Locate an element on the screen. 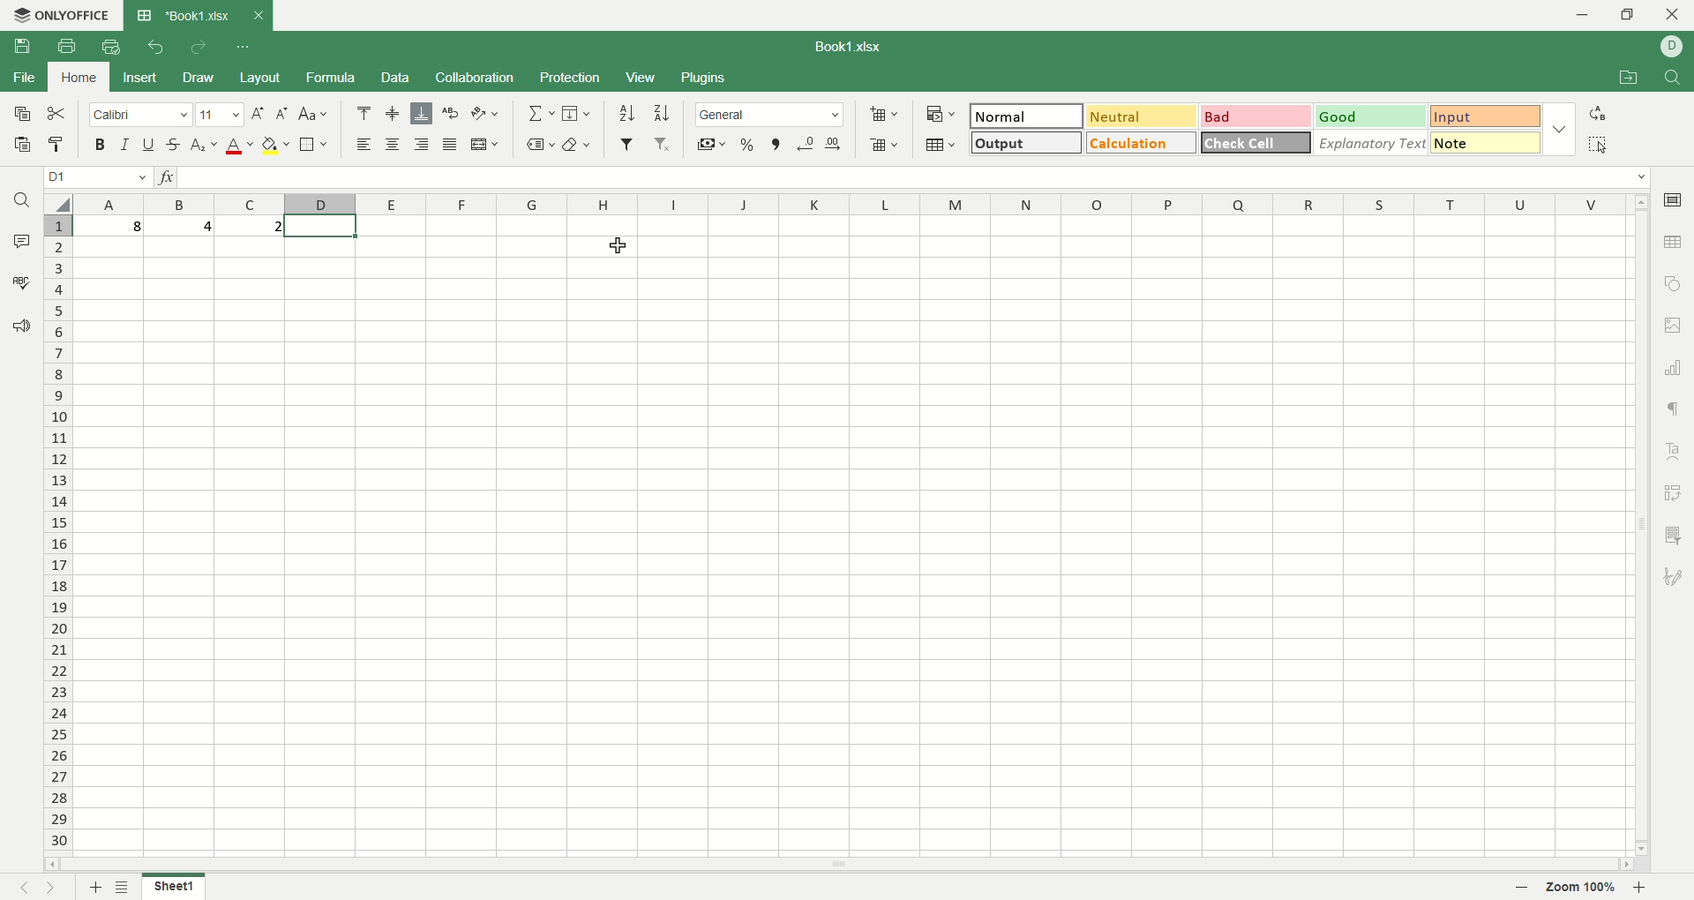  plugin is located at coordinates (701, 76).